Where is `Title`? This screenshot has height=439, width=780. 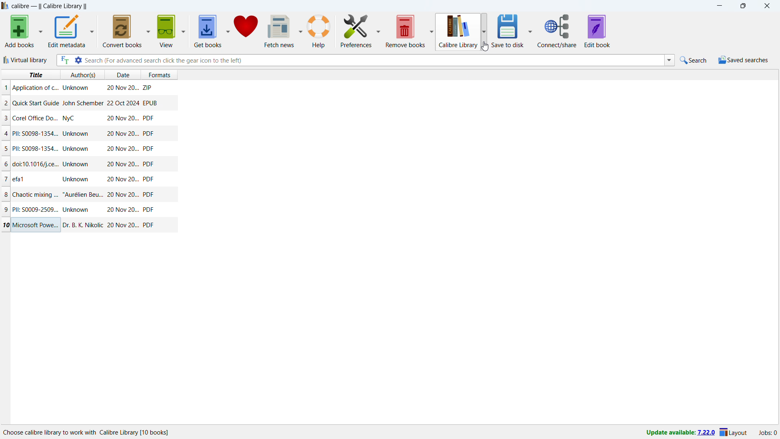 Title is located at coordinates (37, 118).